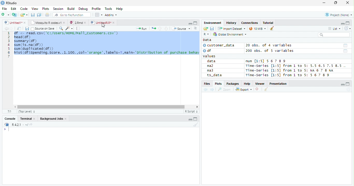 Image resolution: width=354 pixels, height=186 pixels. I want to click on UnititledR.R, so click(103, 23).